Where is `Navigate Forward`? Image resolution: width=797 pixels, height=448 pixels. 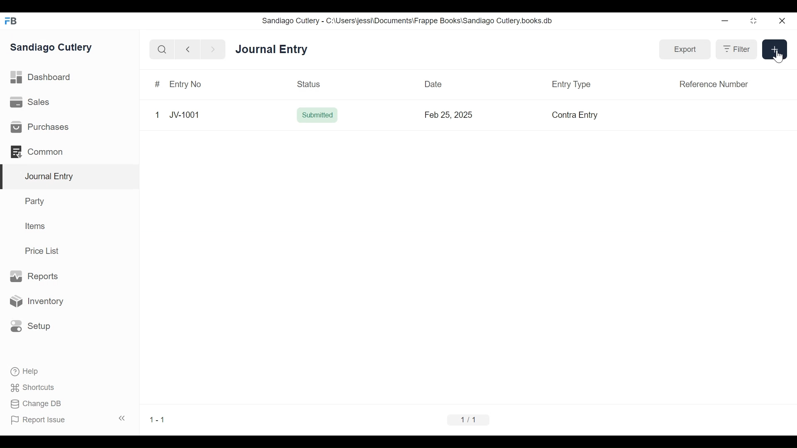 Navigate Forward is located at coordinates (213, 49).